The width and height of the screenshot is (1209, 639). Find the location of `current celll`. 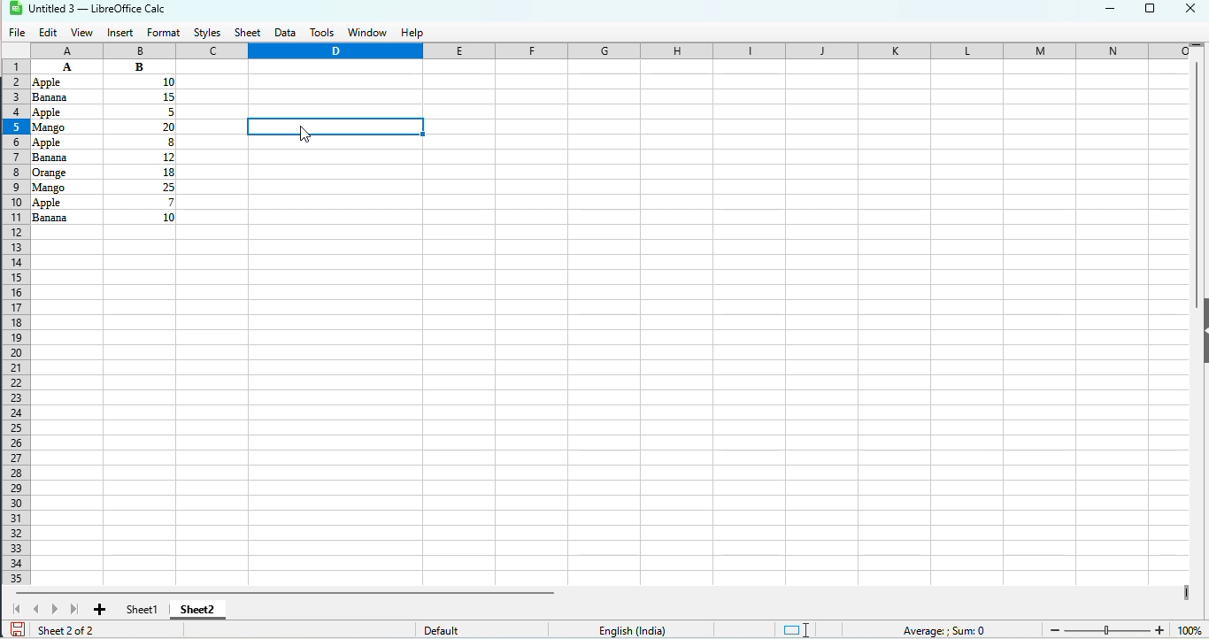

current celll is located at coordinates (335, 81).